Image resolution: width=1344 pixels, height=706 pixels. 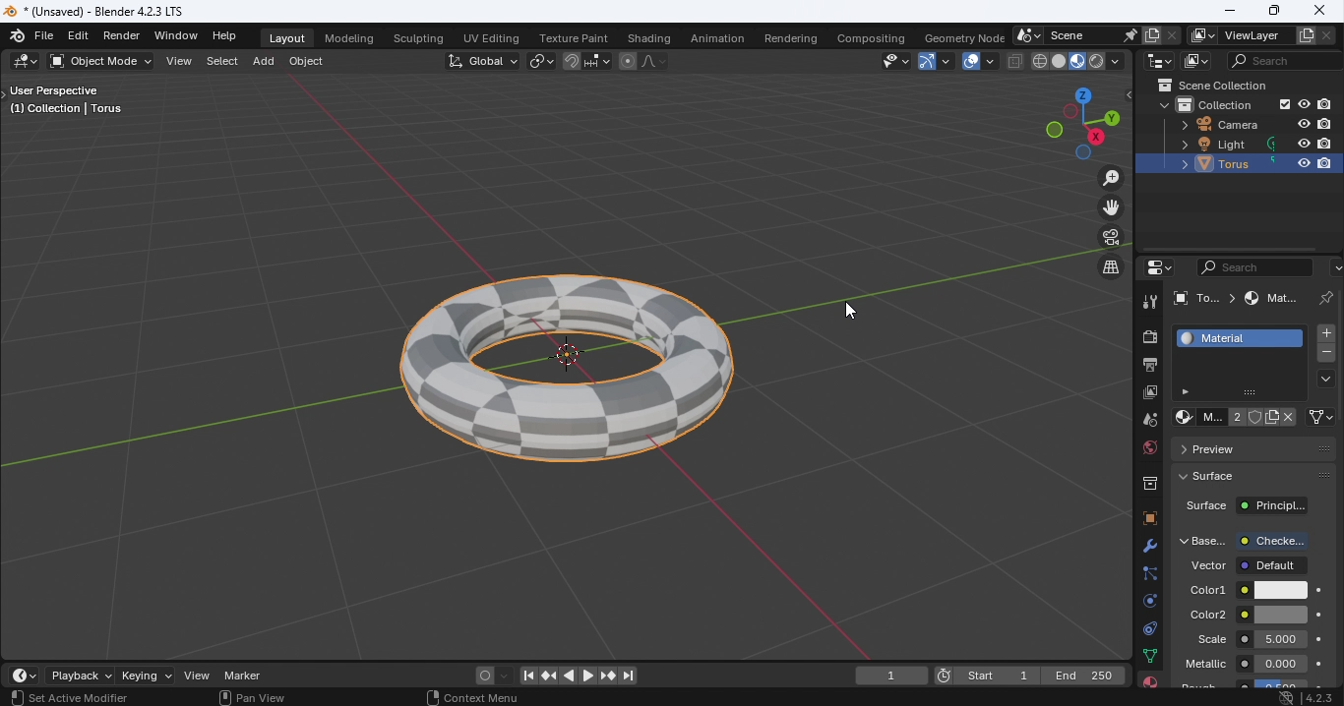 What do you see at coordinates (1318, 419) in the screenshot?
I see `Link` at bounding box center [1318, 419].